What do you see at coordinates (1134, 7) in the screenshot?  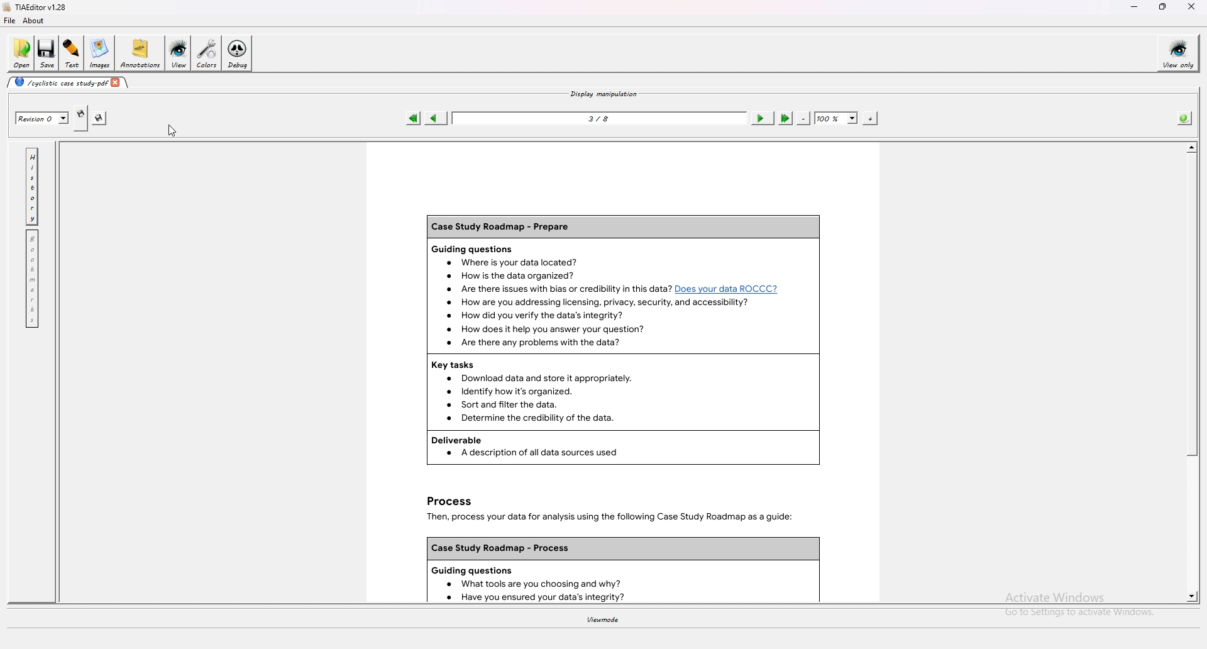 I see `minimize` at bounding box center [1134, 7].